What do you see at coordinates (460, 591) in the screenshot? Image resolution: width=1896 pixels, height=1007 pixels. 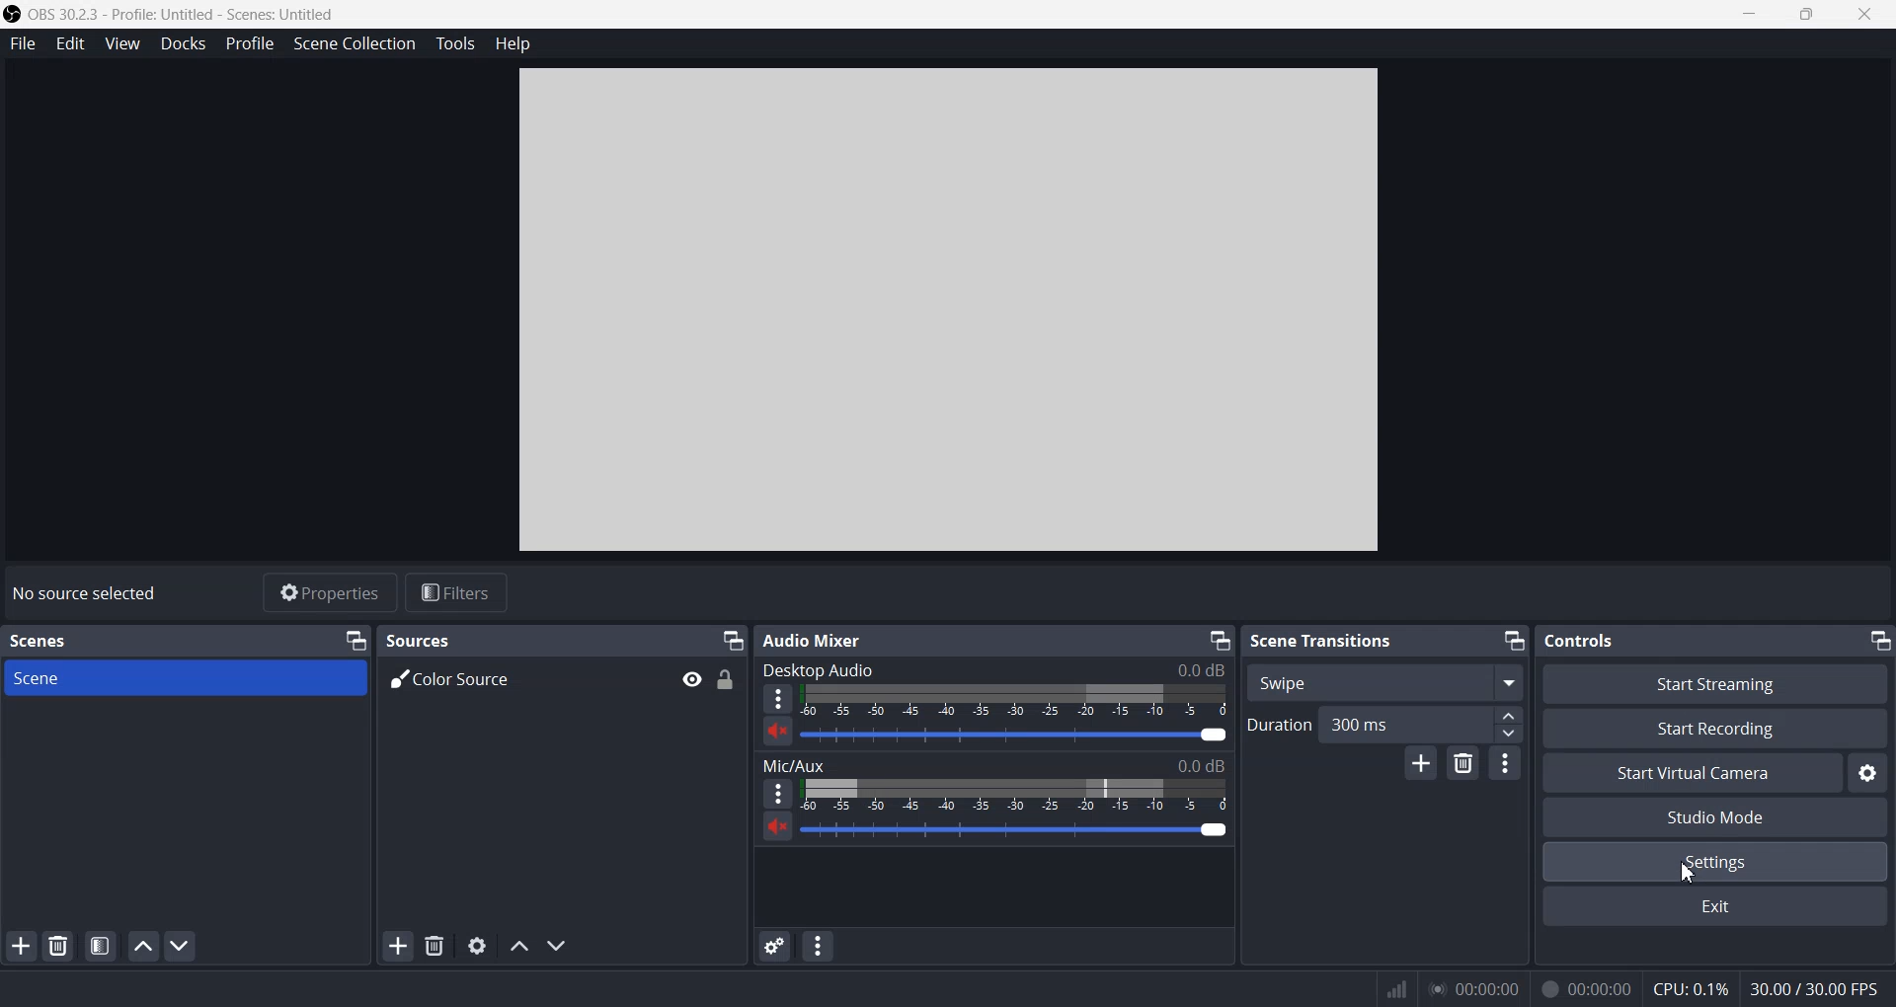 I see `Filters` at bounding box center [460, 591].